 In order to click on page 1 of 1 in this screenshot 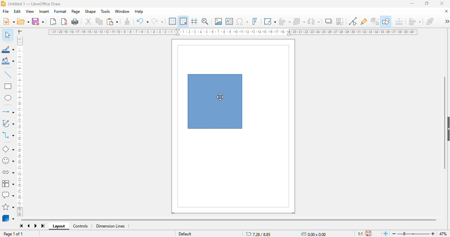, I will do `click(13, 234)`.